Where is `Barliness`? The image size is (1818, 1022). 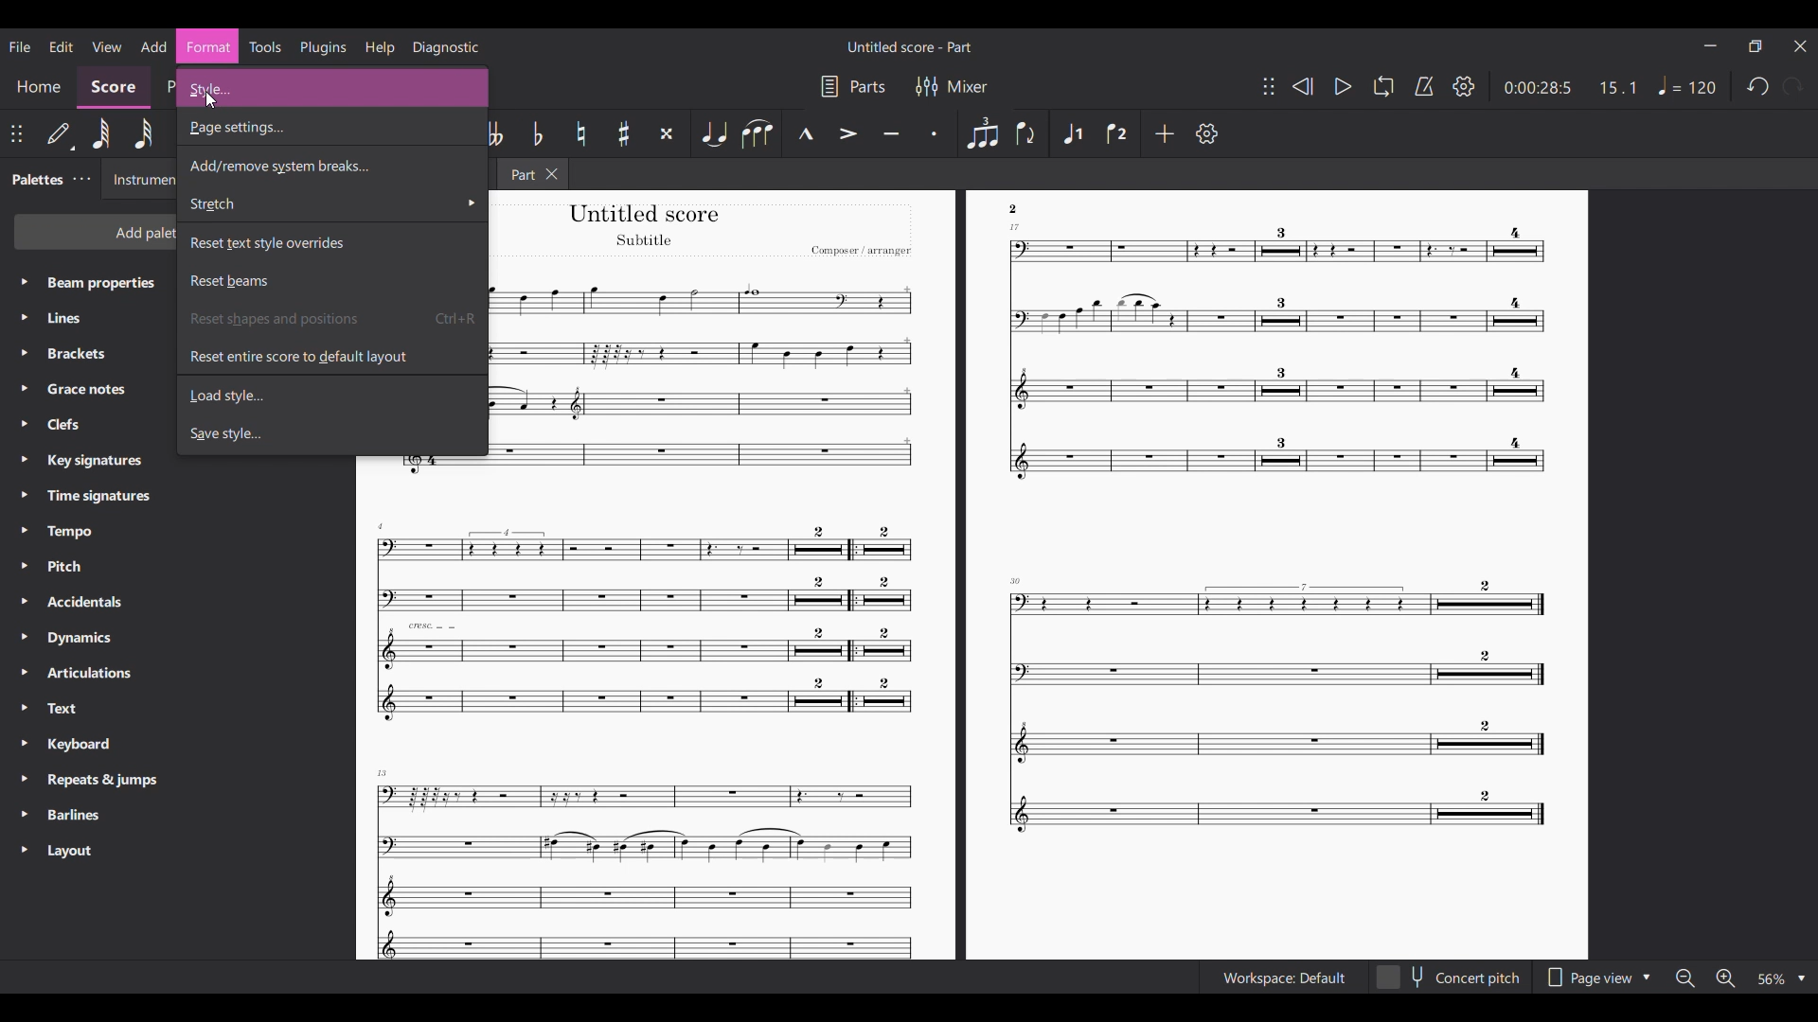
Barliness is located at coordinates (77, 813).